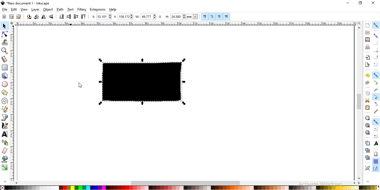 Image resolution: width=380 pixels, height=190 pixels. What do you see at coordinates (5, 67) in the screenshot?
I see `create rectangles or squares` at bounding box center [5, 67].